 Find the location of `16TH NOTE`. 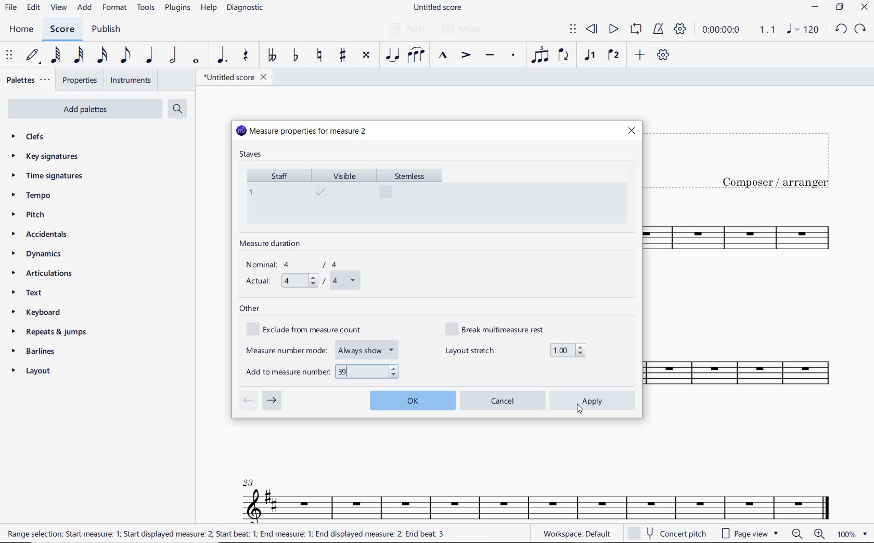

16TH NOTE is located at coordinates (101, 56).